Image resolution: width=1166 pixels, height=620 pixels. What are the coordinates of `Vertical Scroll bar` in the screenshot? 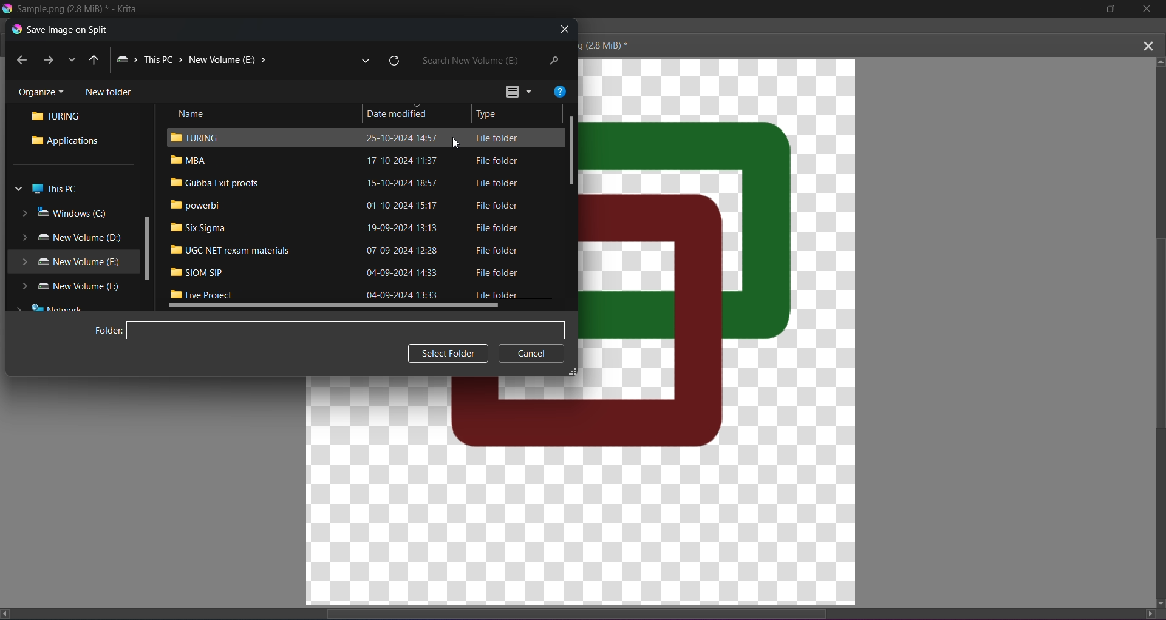 It's located at (1152, 330).